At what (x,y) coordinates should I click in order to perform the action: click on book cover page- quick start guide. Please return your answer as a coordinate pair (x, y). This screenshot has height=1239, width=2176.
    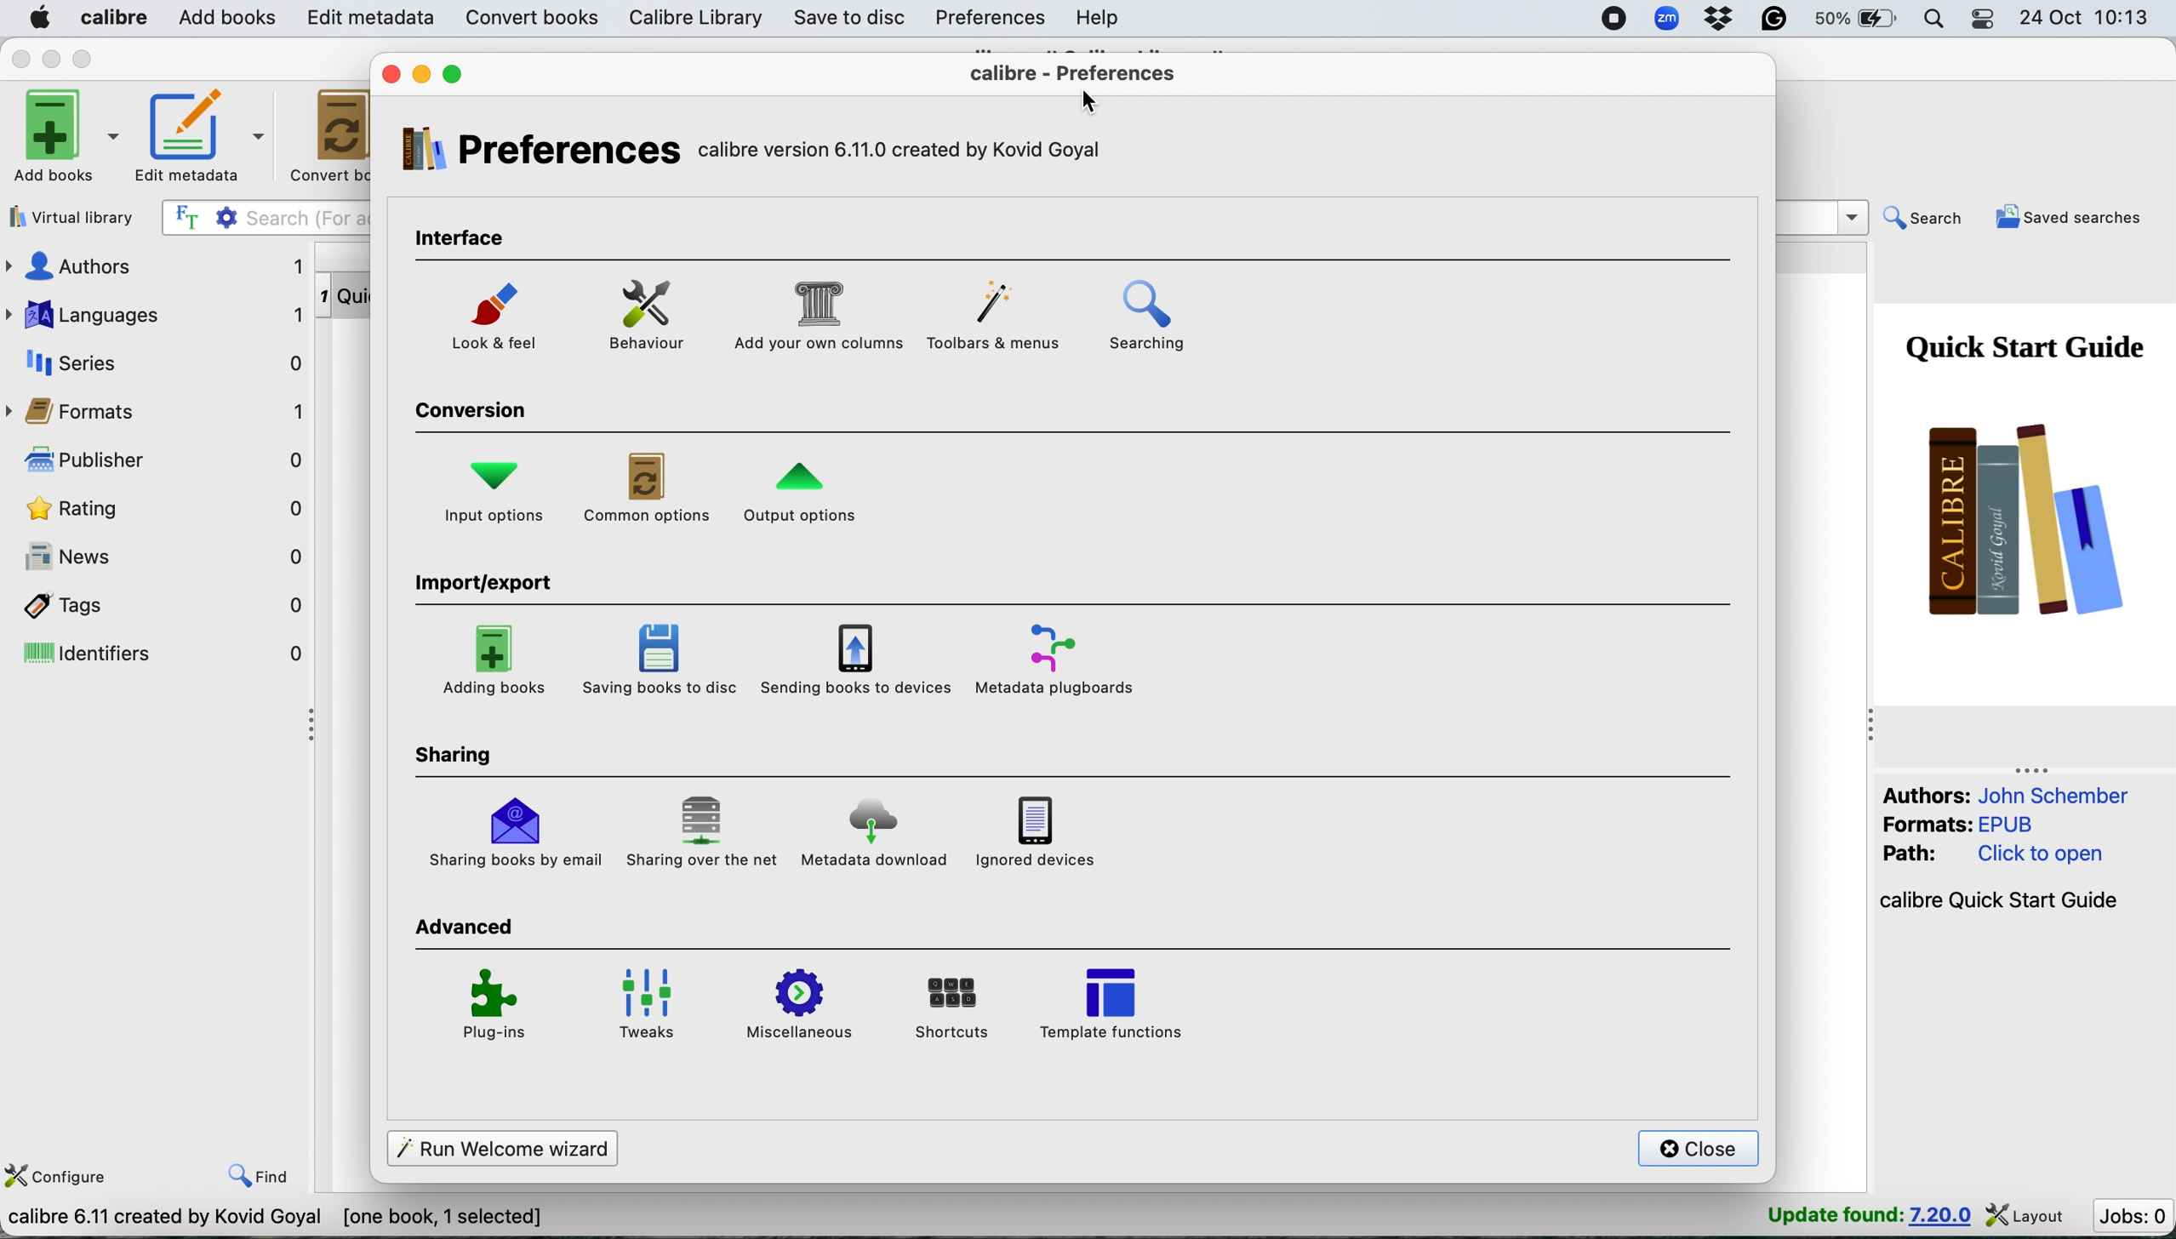
    Looking at the image, I should click on (2020, 482).